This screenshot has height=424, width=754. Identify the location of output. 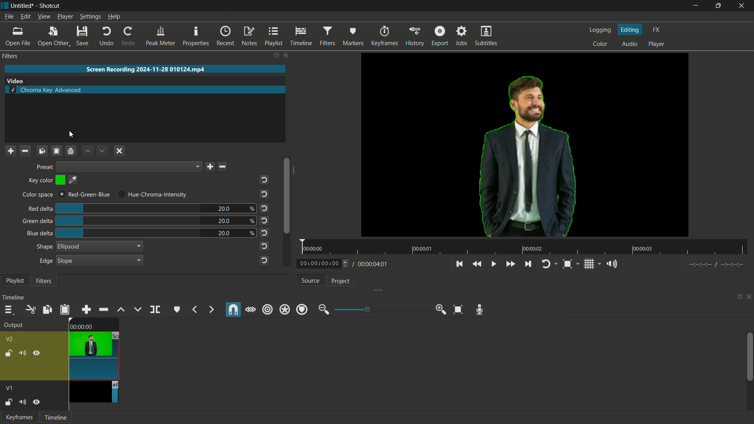
(13, 325).